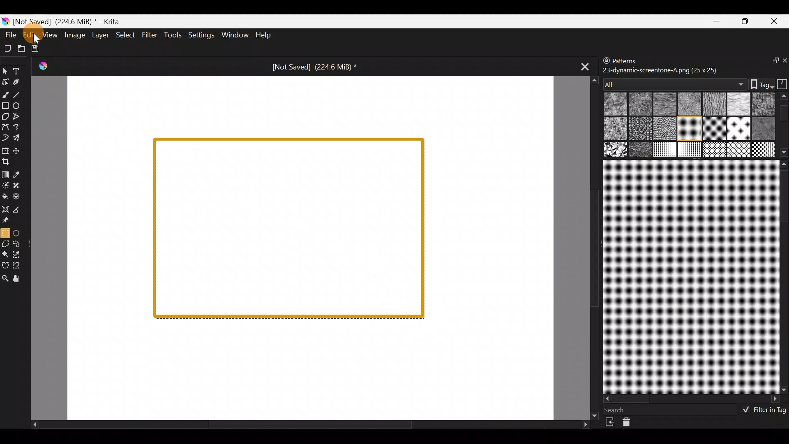  Describe the element at coordinates (314, 67) in the screenshot. I see `[Not Saved] (214.5 MiB) *` at that location.